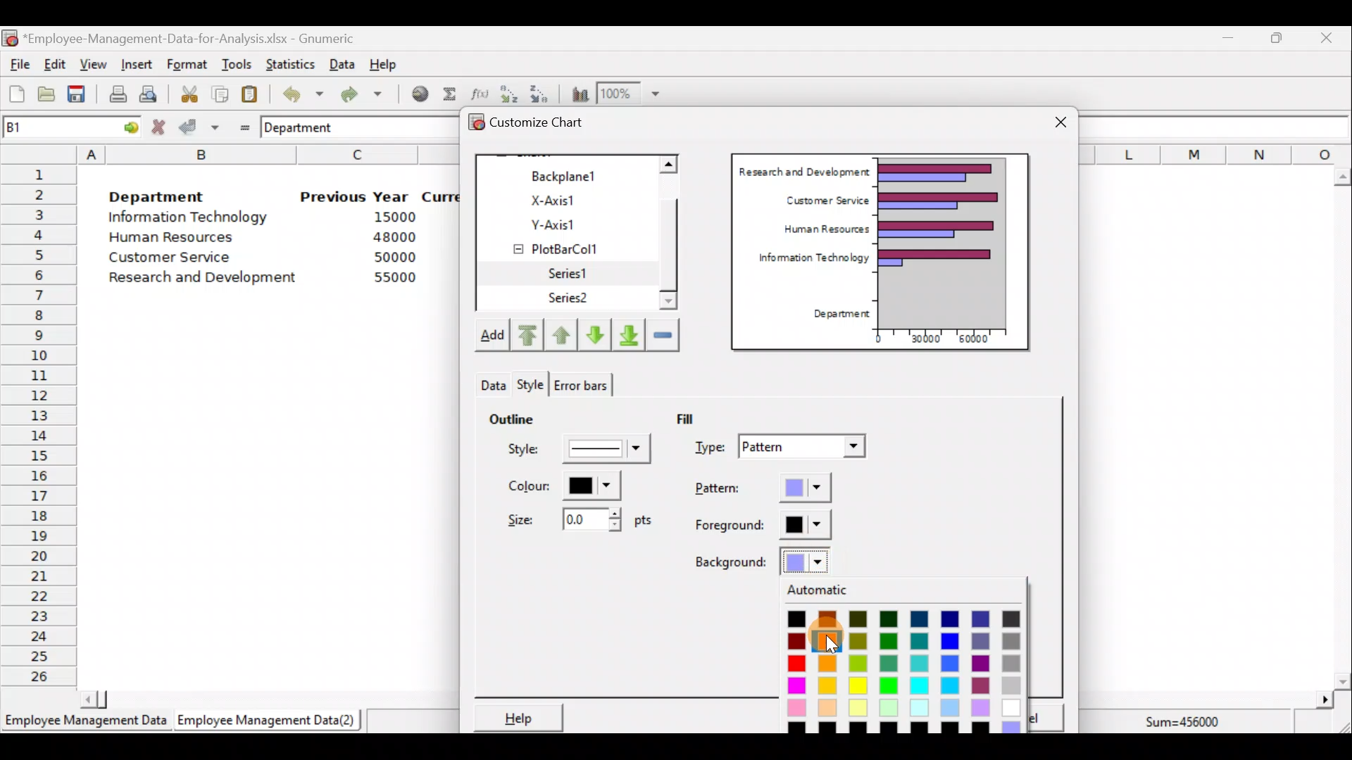 This screenshot has height=760, width=1352. What do you see at coordinates (982, 341) in the screenshot?
I see `60000"` at bounding box center [982, 341].